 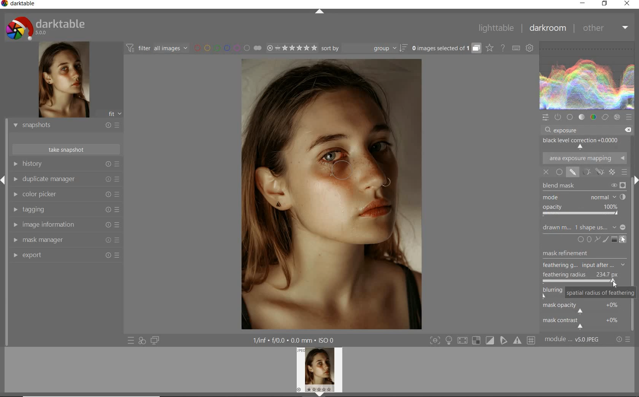 What do you see at coordinates (153, 340) in the screenshot?
I see `display a second darkroom image below` at bounding box center [153, 340].